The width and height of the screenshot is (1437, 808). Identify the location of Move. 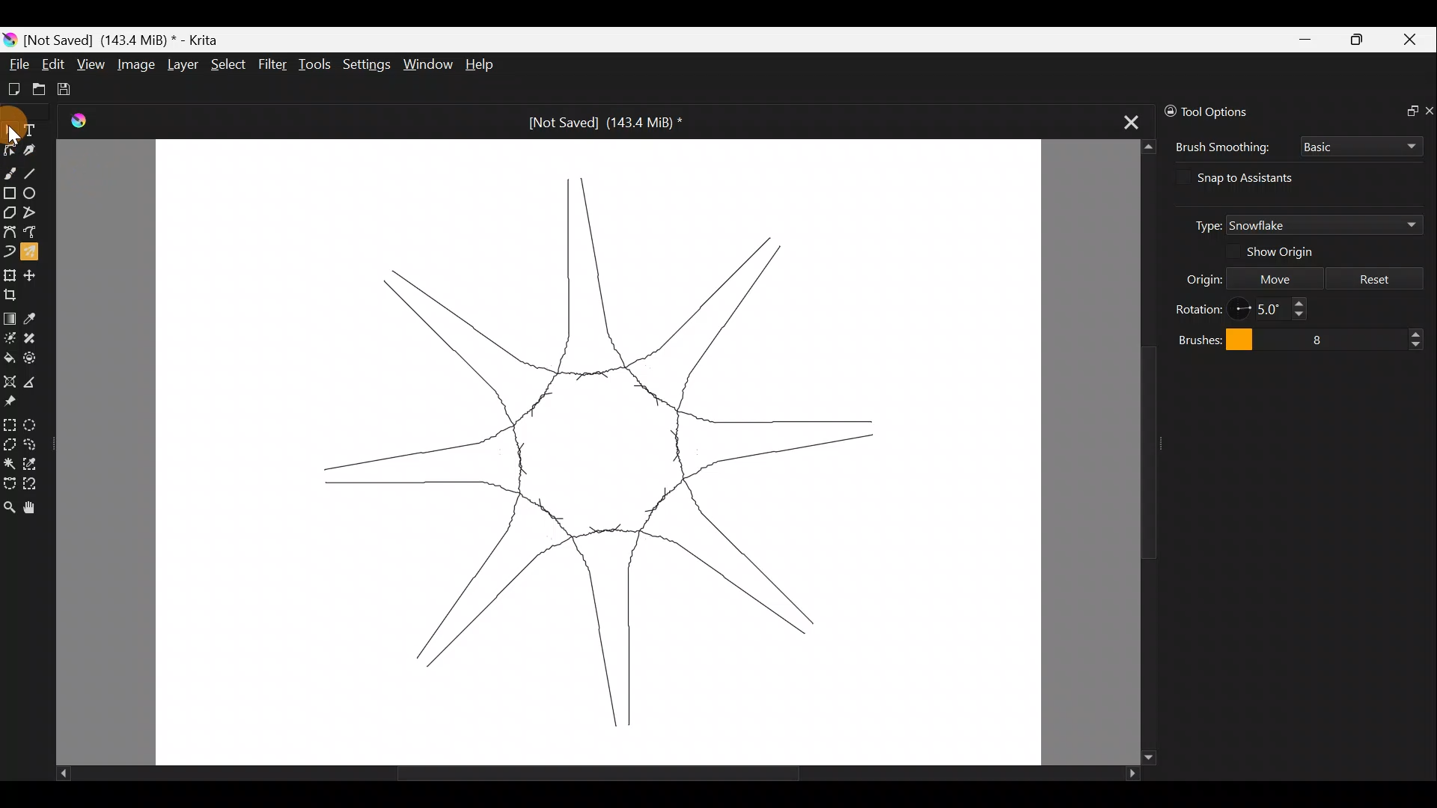
(1275, 277).